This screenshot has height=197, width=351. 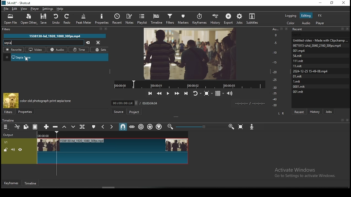 I want to click on audio, so click(x=58, y=50).